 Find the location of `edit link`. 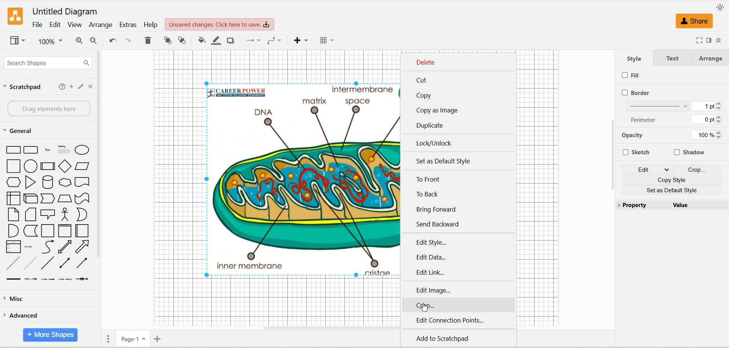

edit link is located at coordinates (432, 272).